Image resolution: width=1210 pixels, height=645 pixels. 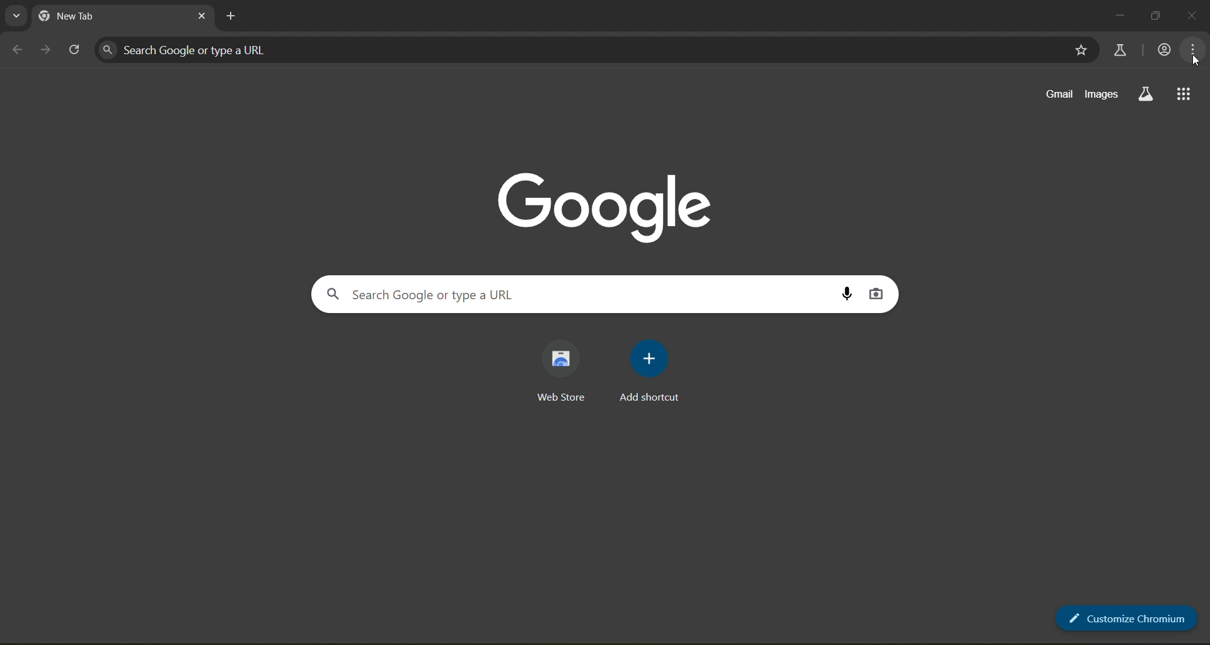 What do you see at coordinates (440, 294) in the screenshot?
I see `search panel` at bounding box center [440, 294].